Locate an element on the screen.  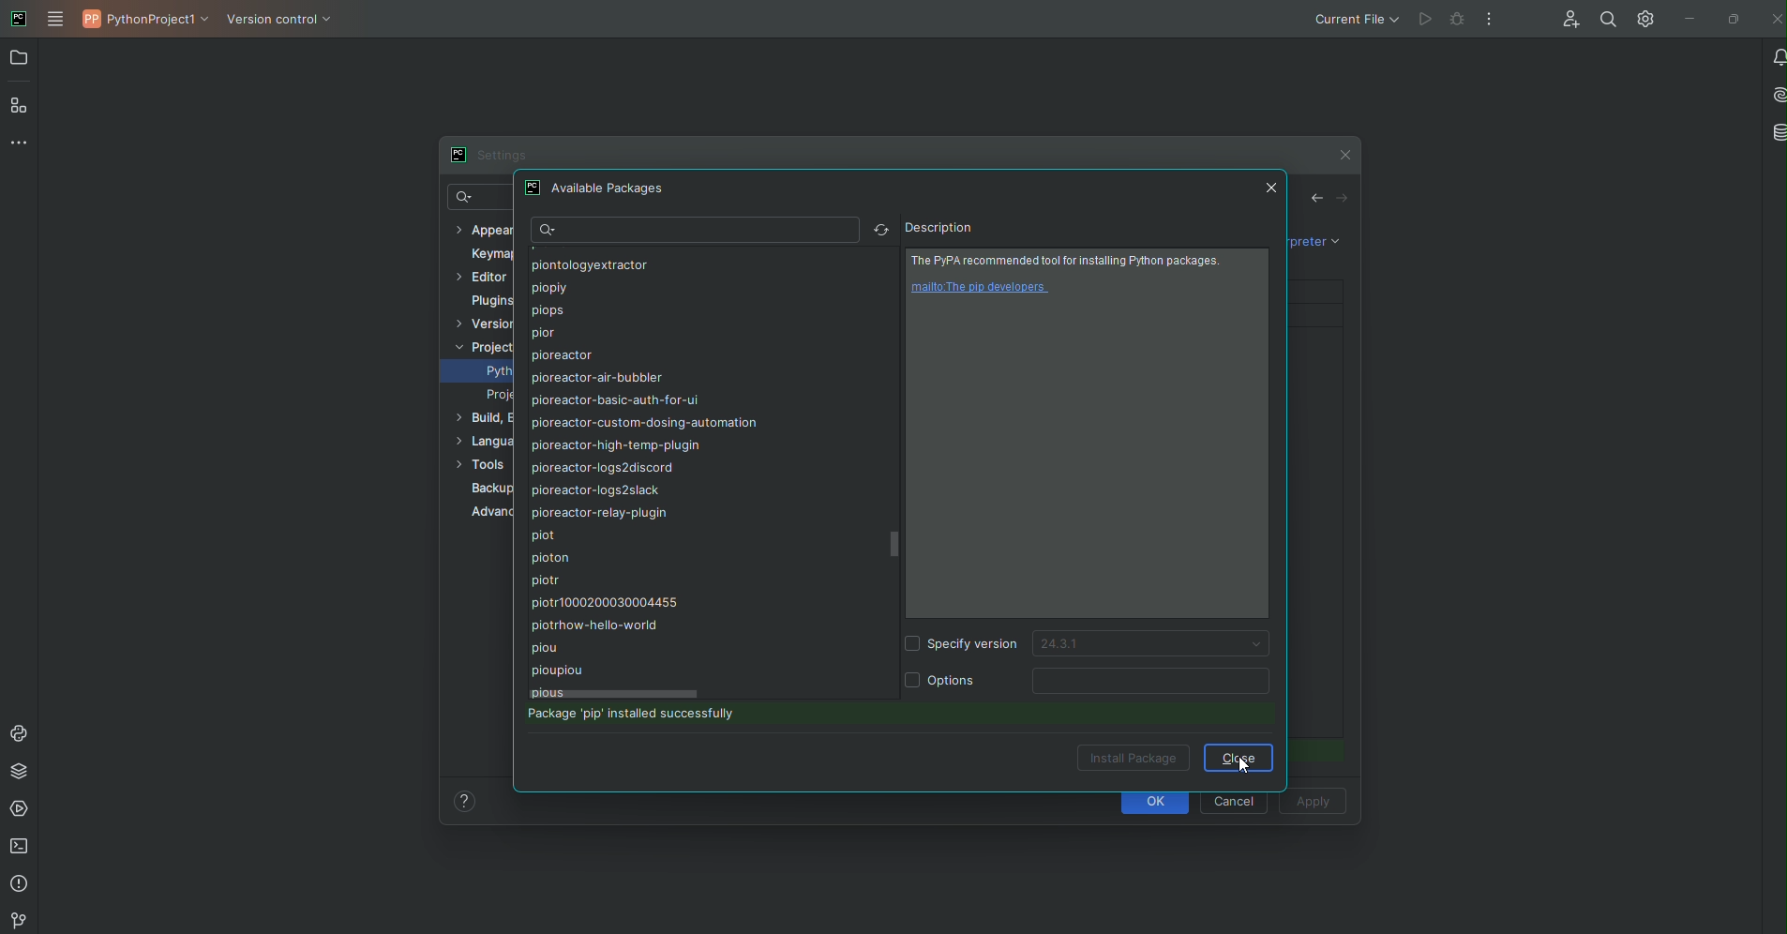
Apply is located at coordinates (1313, 803).